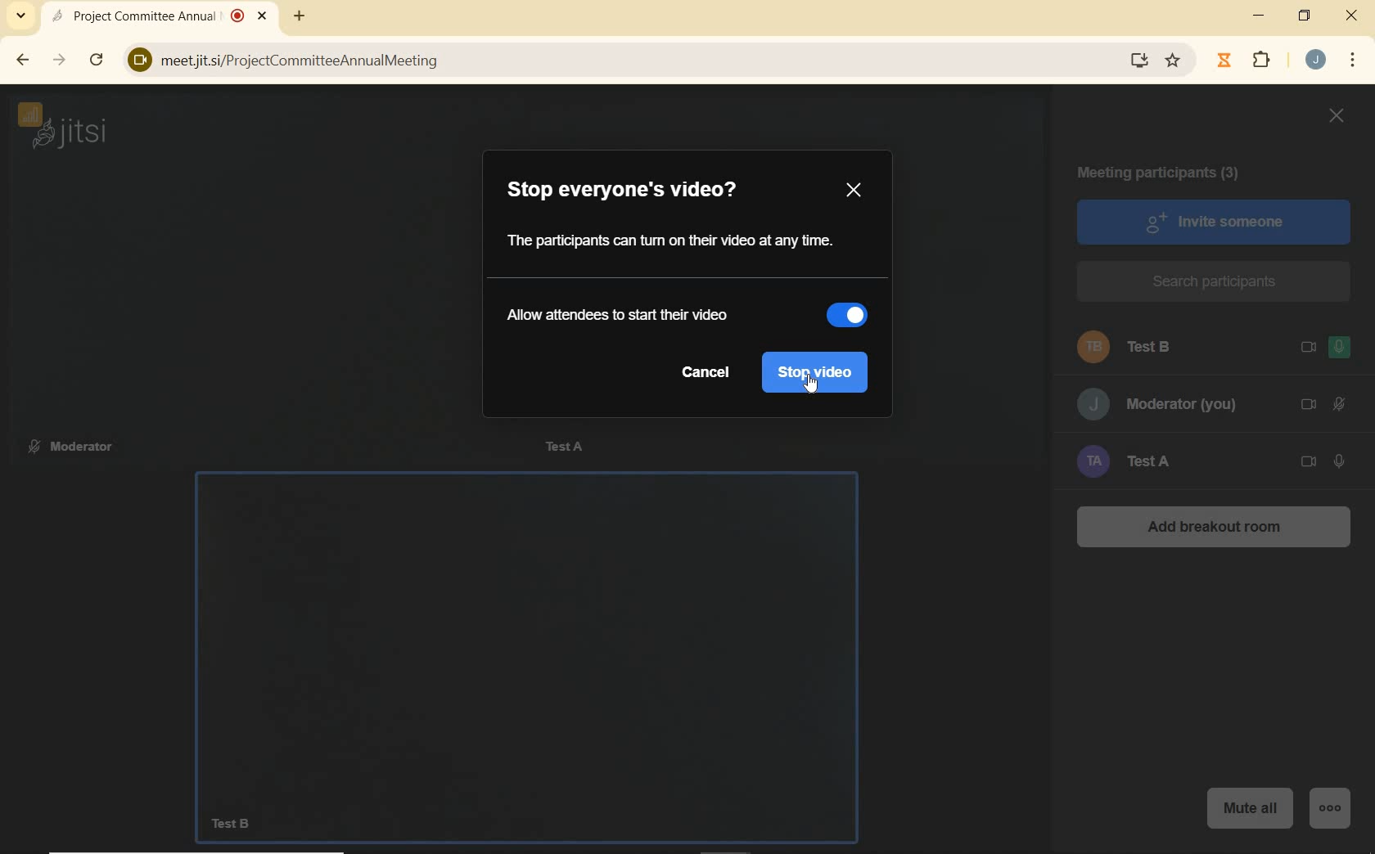  What do you see at coordinates (632, 313) in the screenshot?
I see `allow attendees to start their video` at bounding box center [632, 313].